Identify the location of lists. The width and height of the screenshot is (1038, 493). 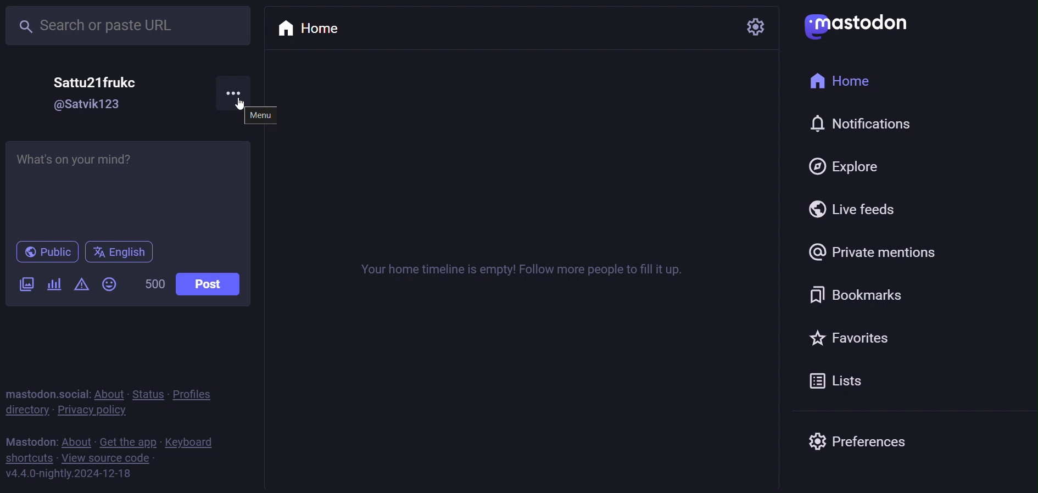
(849, 379).